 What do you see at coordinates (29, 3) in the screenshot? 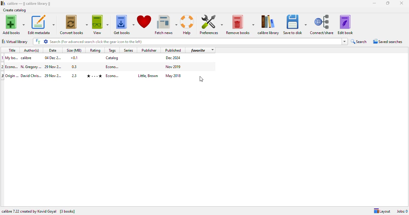
I see `calibre library` at bounding box center [29, 3].